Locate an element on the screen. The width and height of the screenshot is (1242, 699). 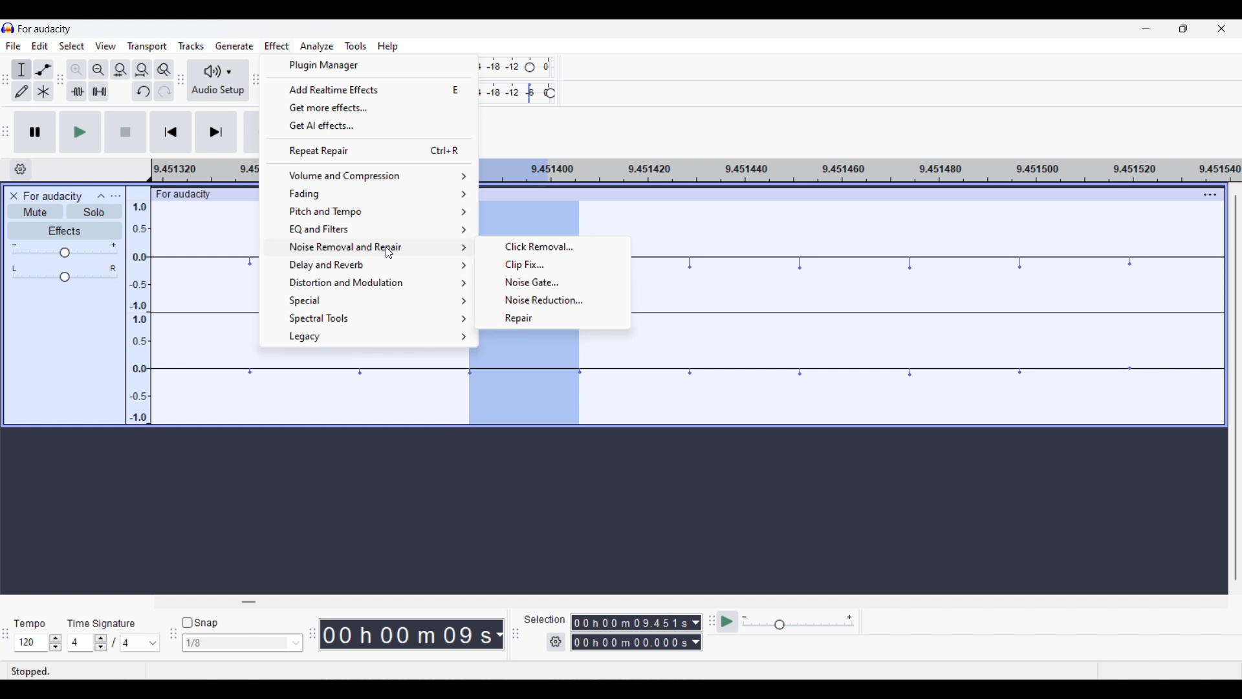
Minimize is located at coordinates (1146, 28).